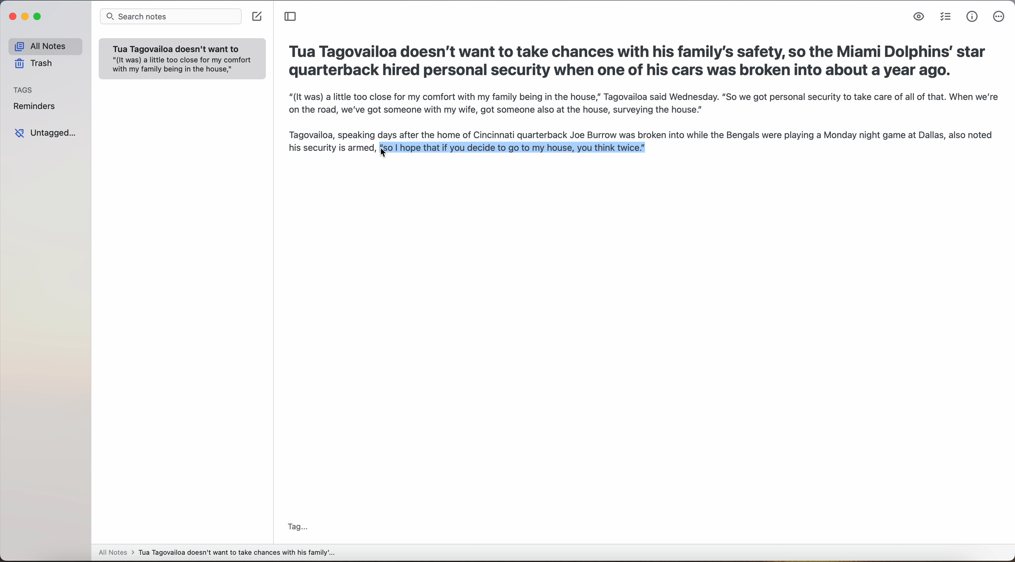 The height and width of the screenshot is (562, 1015). I want to click on trash, so click(37, 65).